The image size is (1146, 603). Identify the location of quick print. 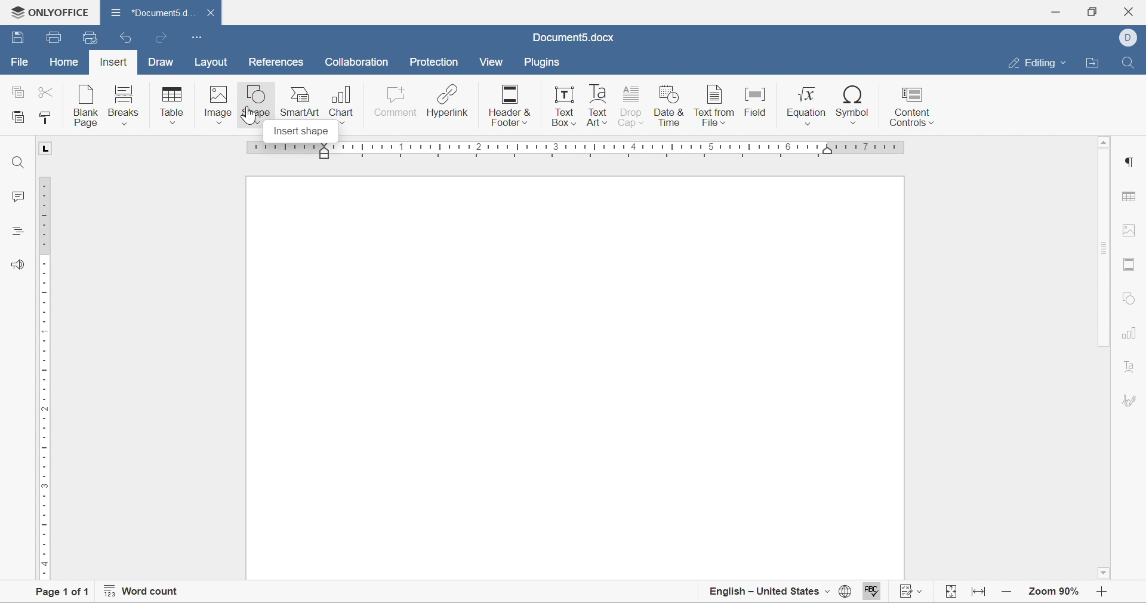
(91, 36).